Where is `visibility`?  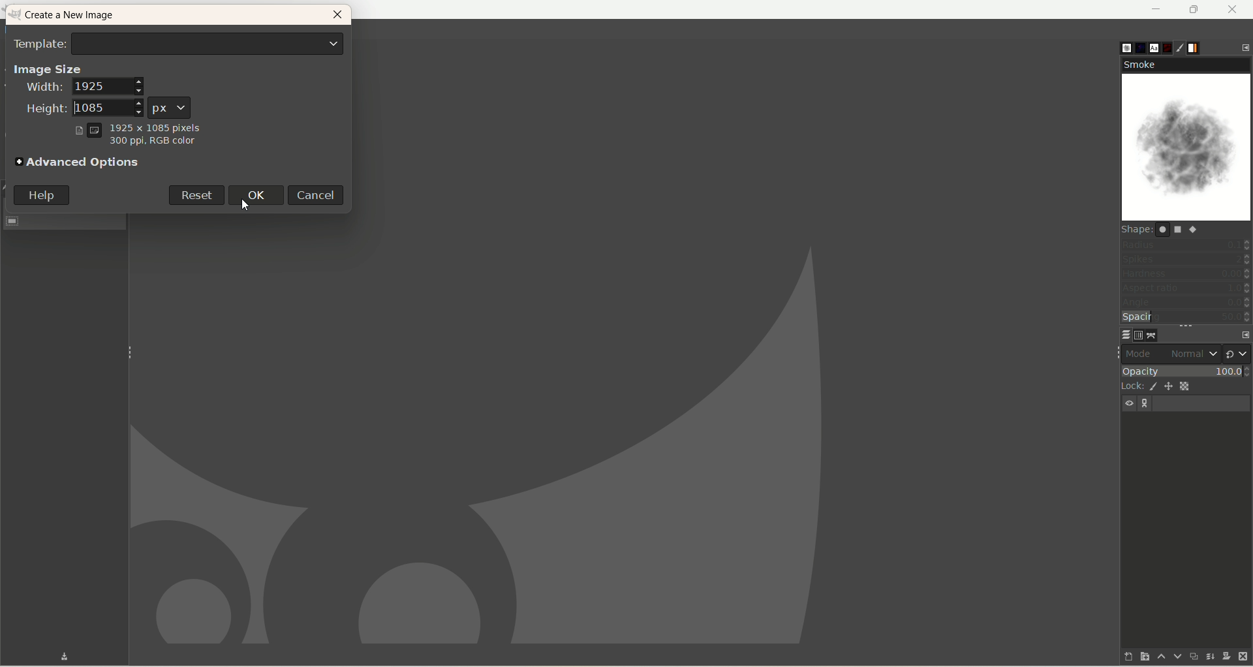
visibility is located at coordinates (1130, 403).